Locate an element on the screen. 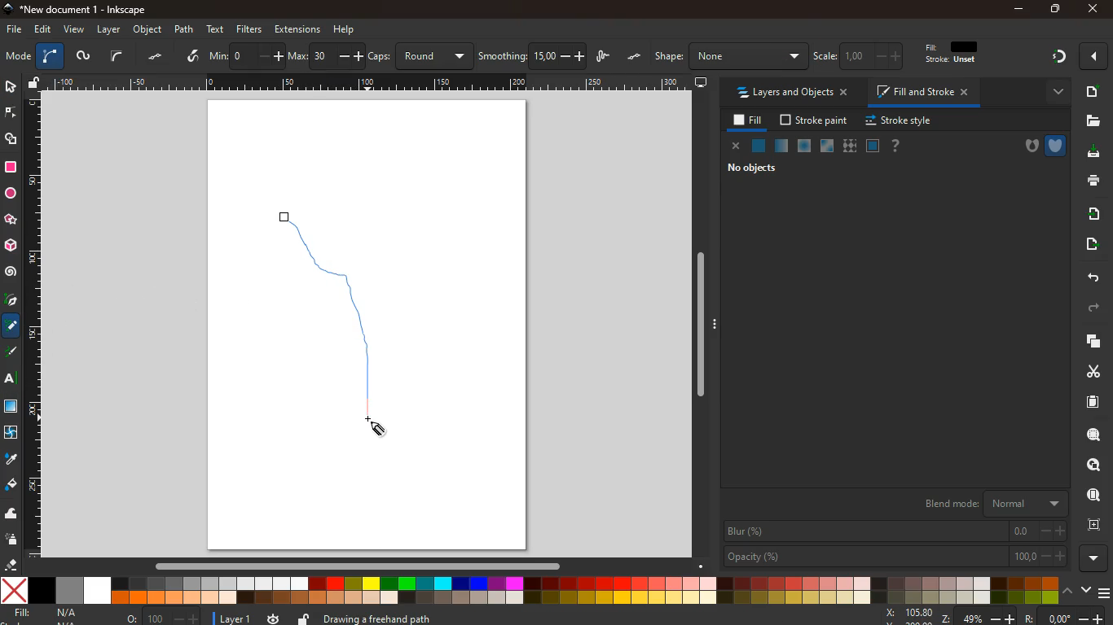  pencil tool is located at coordinates (13, 353).